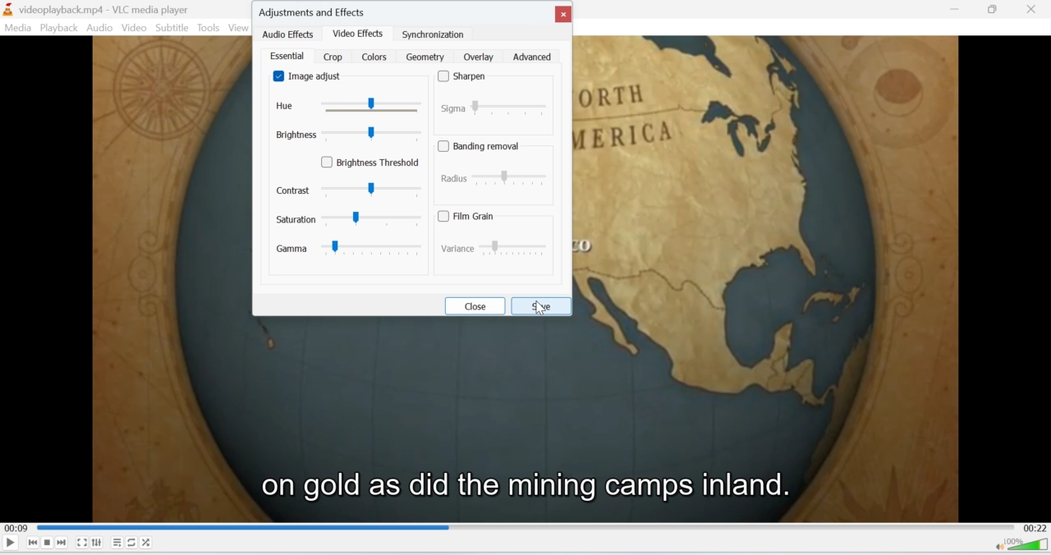 The image size is (1051, 555). I want to click on Tools, so click(209, 28).